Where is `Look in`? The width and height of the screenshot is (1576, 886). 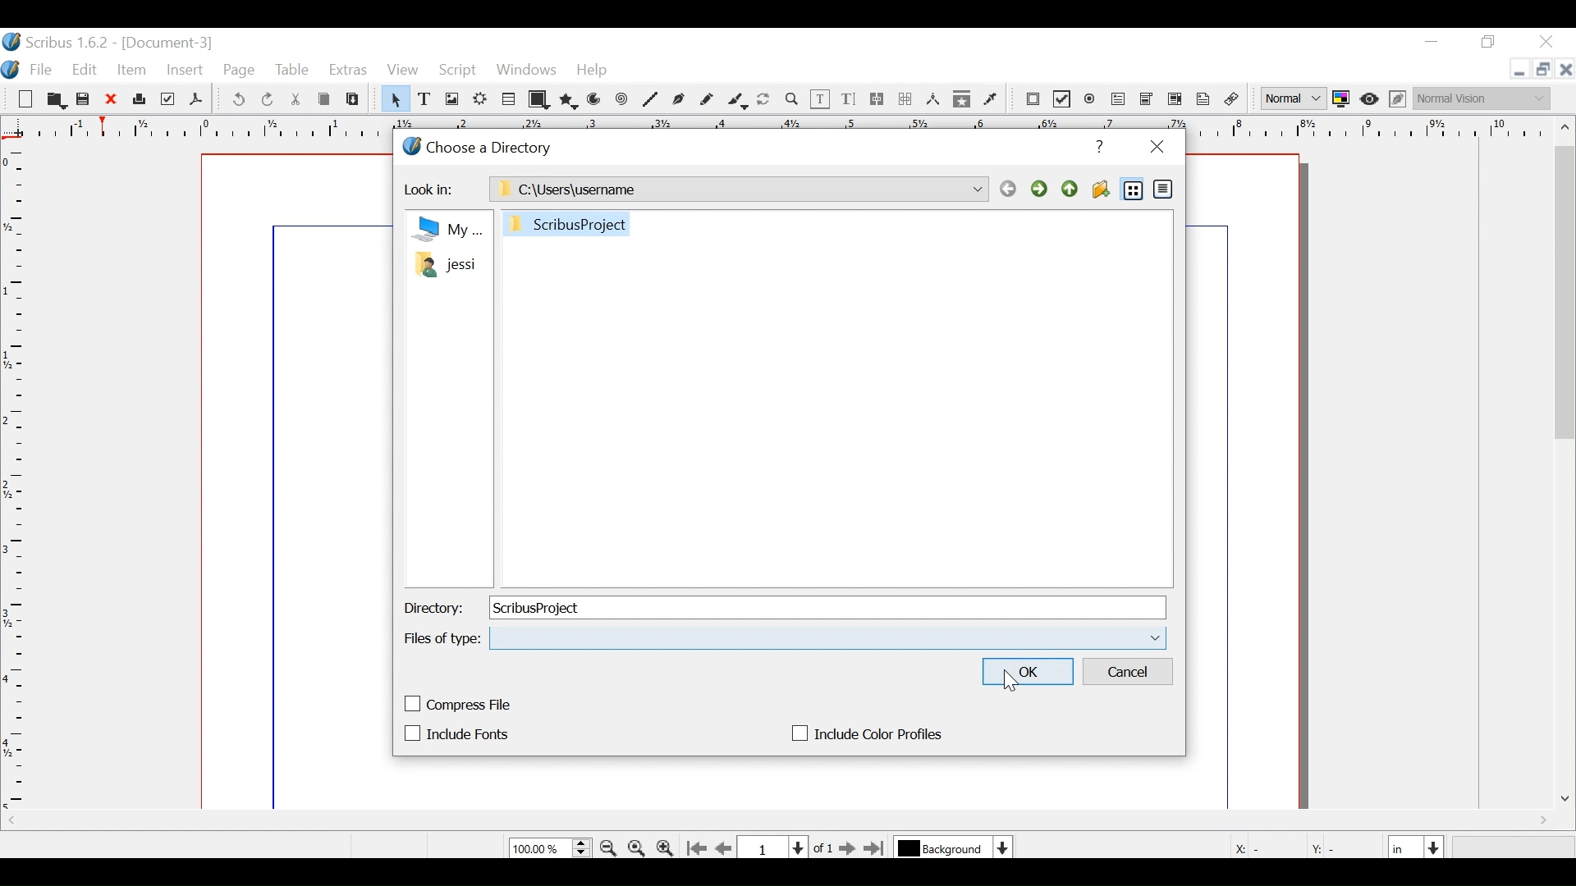 Look in is located at coordinates (427, 190).